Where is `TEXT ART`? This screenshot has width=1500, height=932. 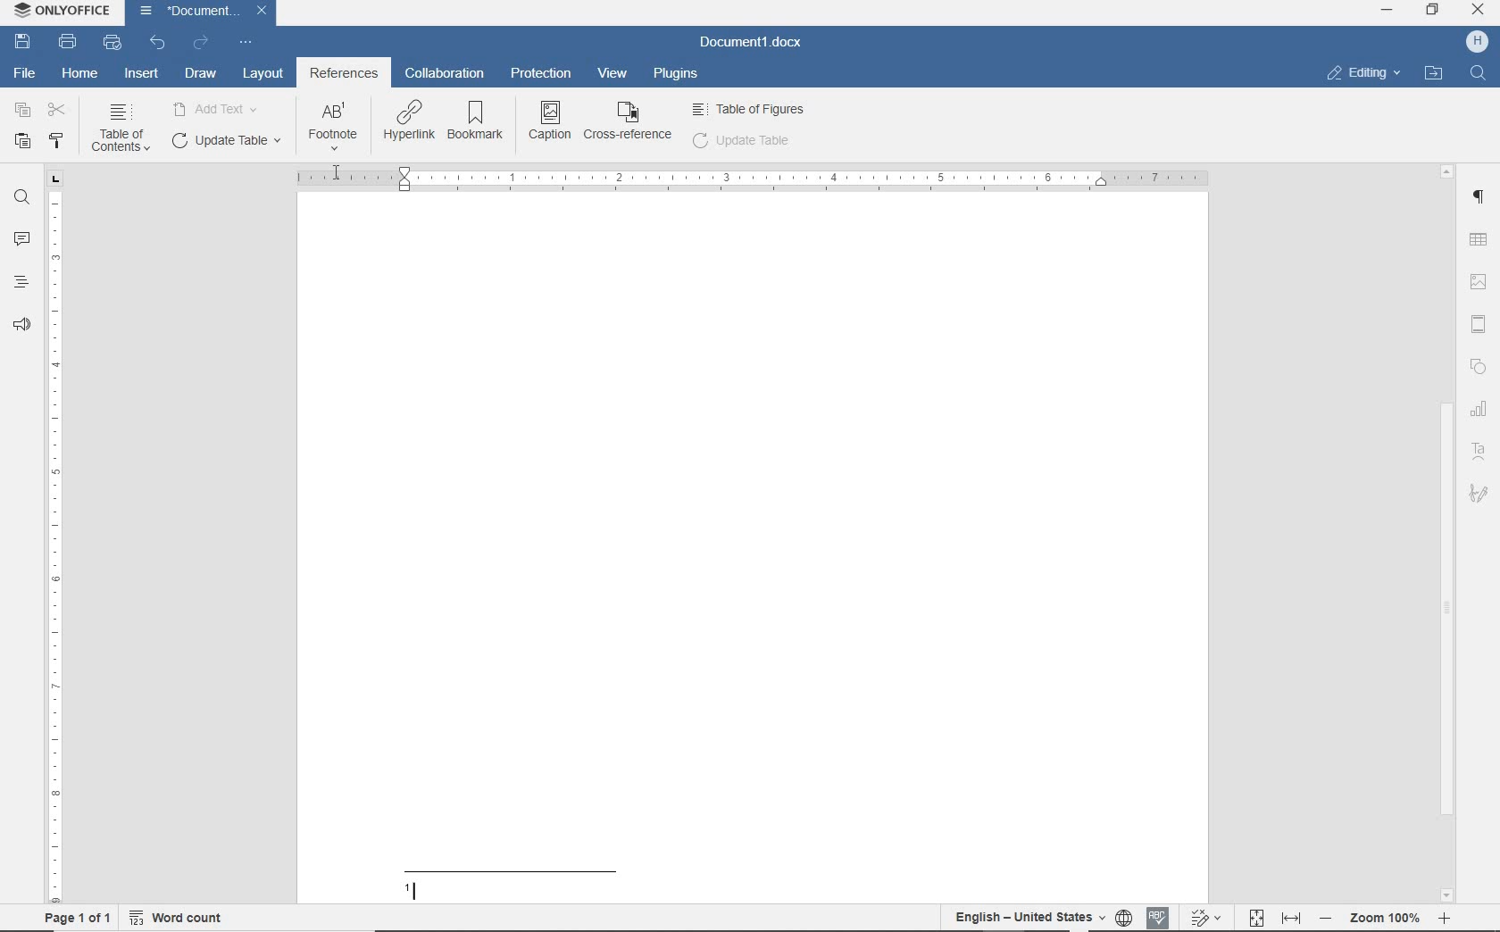
TEXT ART is located at coordinates (1480, 452).